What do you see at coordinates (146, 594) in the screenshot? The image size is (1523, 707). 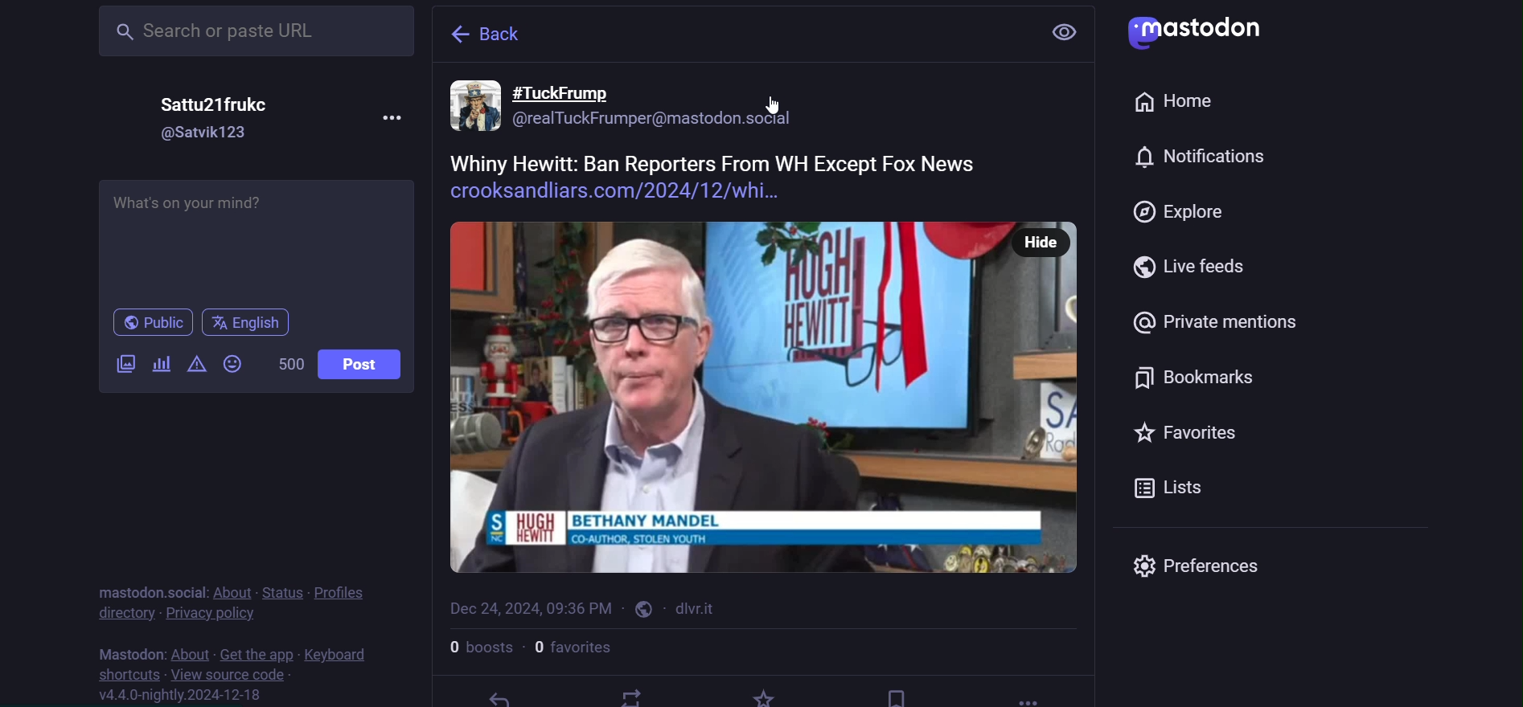 I see `mastodon` at bounding box center [146, 594].